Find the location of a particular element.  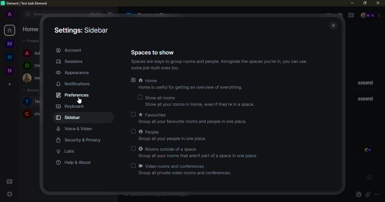

threads is located at coordinates (9, 182).